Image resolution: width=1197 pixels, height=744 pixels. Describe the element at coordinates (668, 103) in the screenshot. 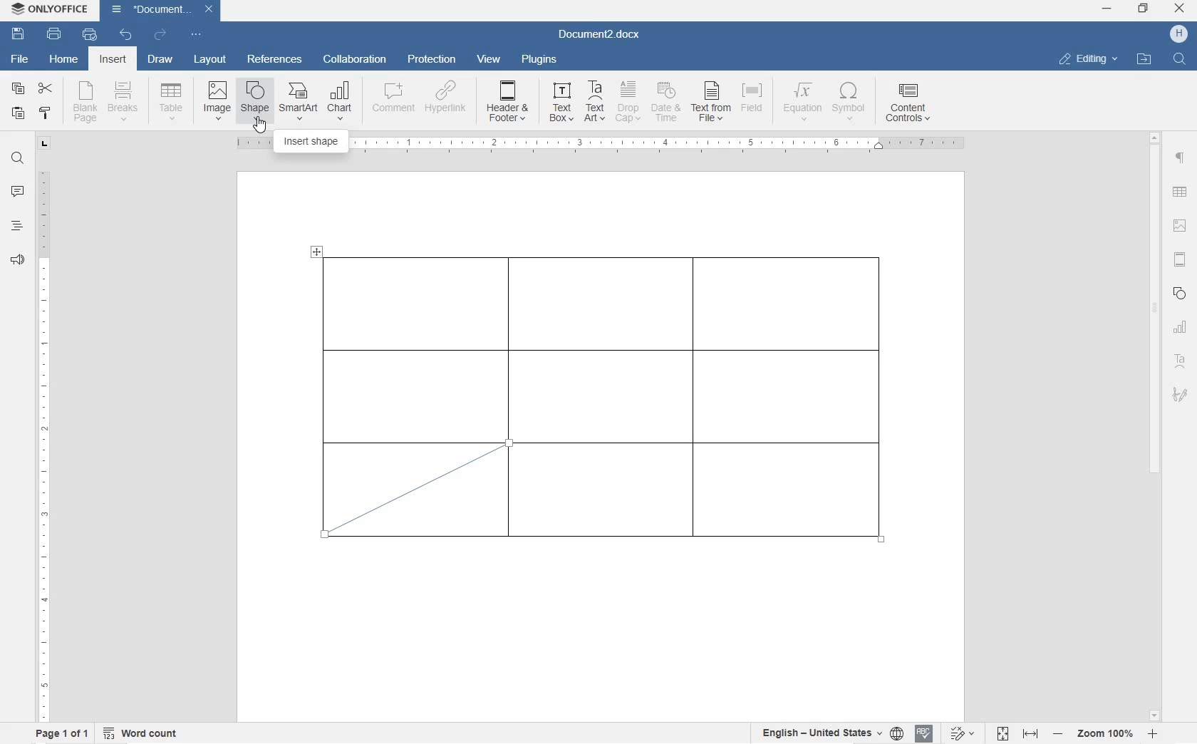

I see `DATE & TIME` at that location.